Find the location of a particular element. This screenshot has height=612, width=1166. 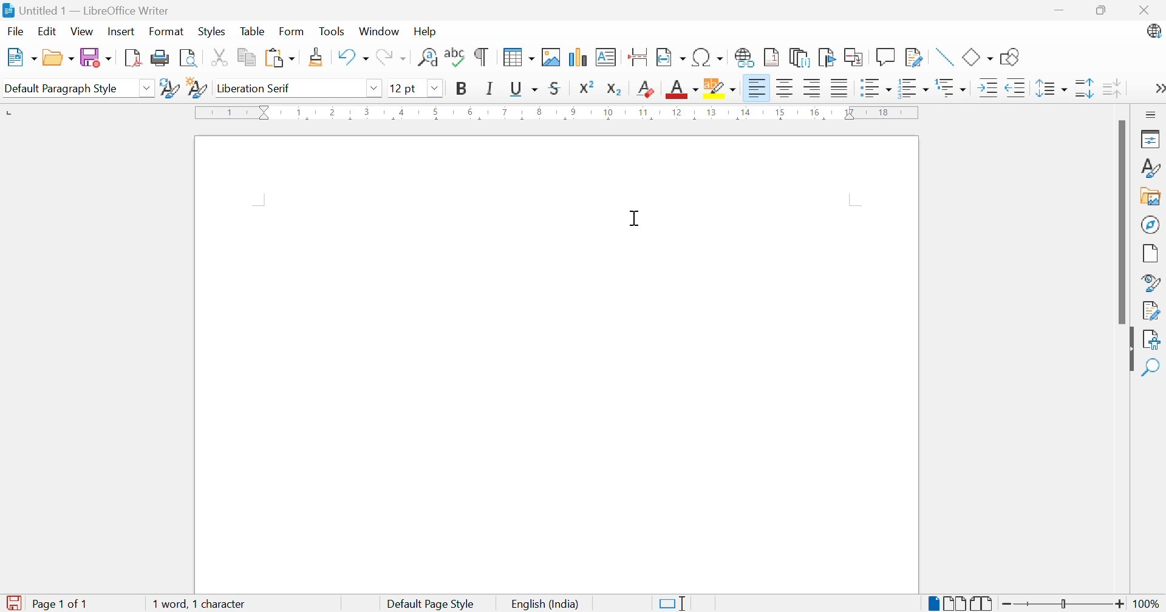

Decrease Paragraph Spacing is located at coordinates (1111, 87).